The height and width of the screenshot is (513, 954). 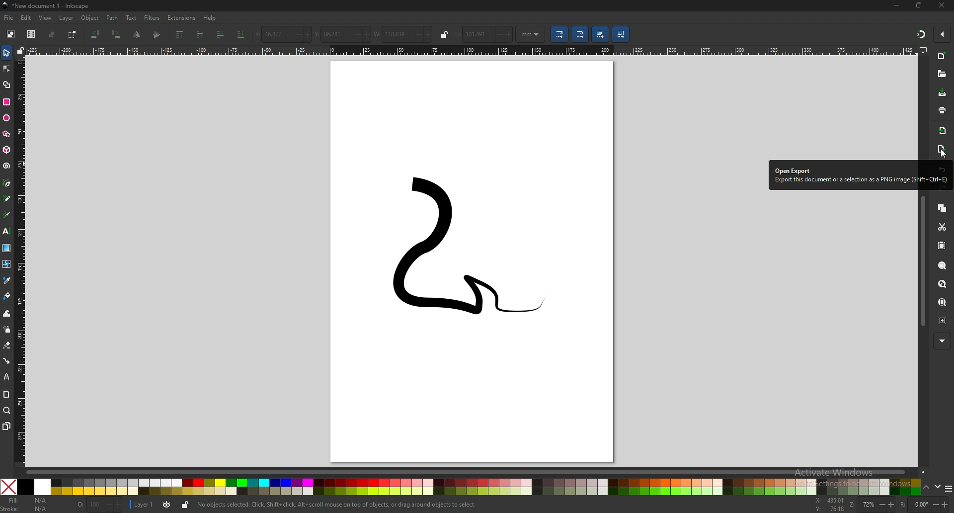 I want to click on text, so click(x=7, y=231).